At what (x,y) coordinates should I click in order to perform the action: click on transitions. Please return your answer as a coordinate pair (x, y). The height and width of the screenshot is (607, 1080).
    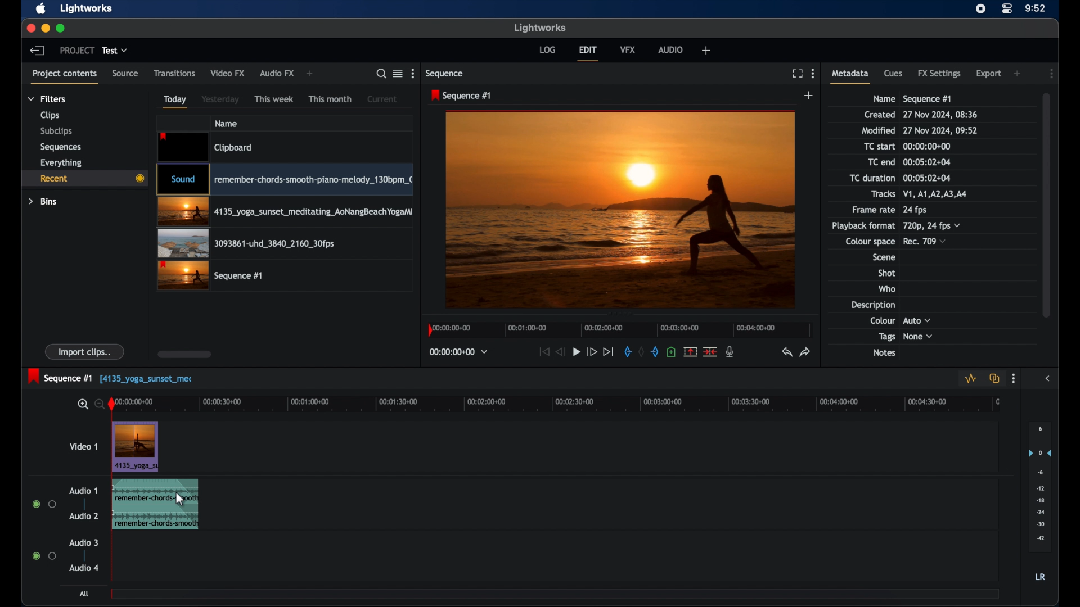
    Looking at the image, I should click on (174, 73).